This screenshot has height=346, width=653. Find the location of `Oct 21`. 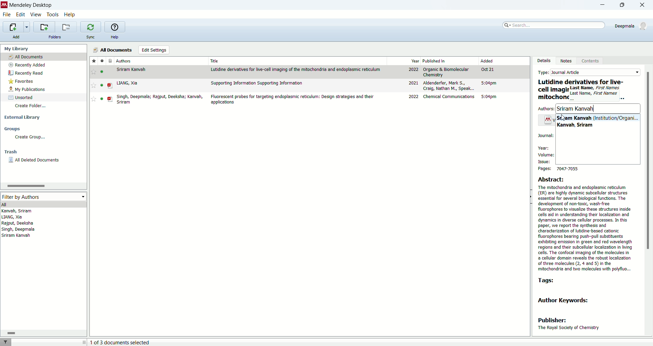

Oct 21 is located at coordinates (489, 70).